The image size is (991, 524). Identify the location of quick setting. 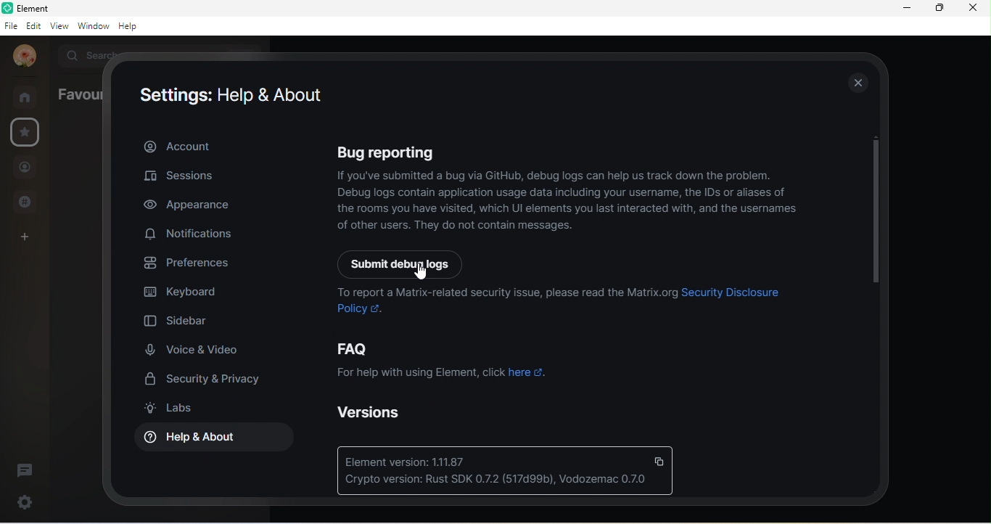
(25, 499).